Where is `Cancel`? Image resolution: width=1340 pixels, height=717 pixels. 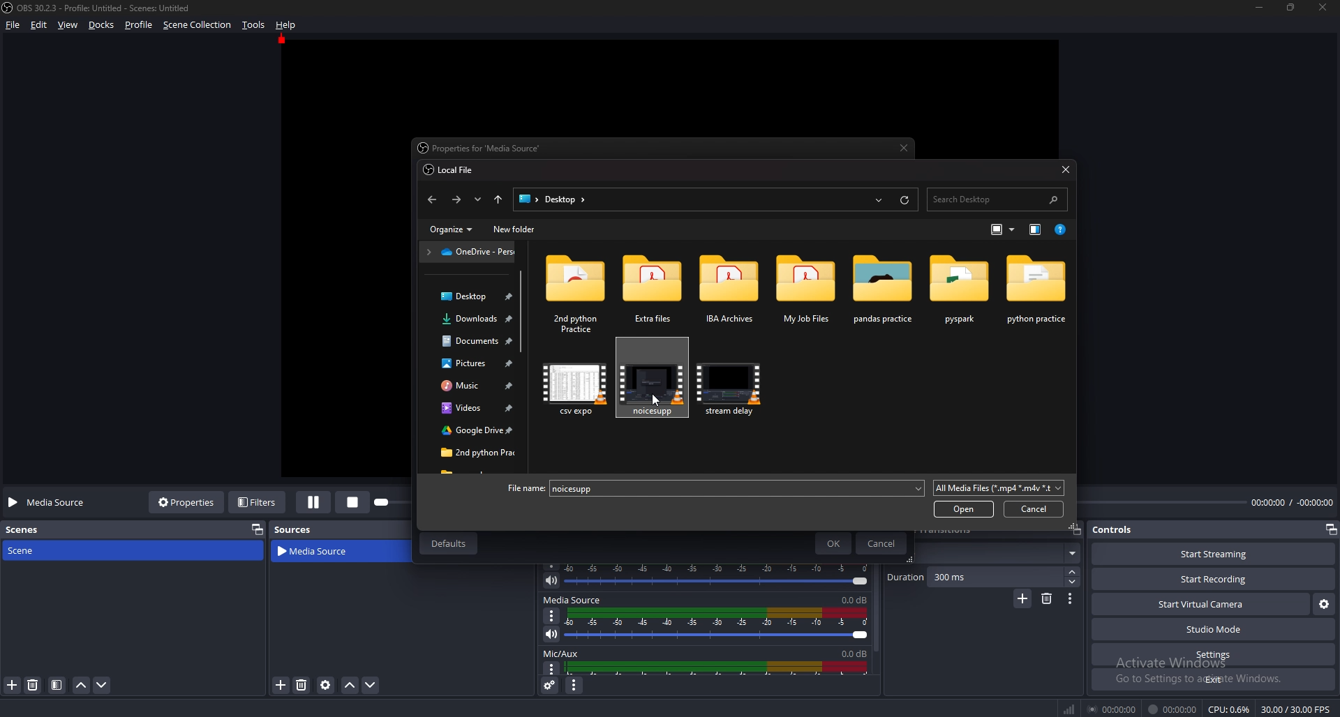
Cancel is located at coordinates (1034, 509).